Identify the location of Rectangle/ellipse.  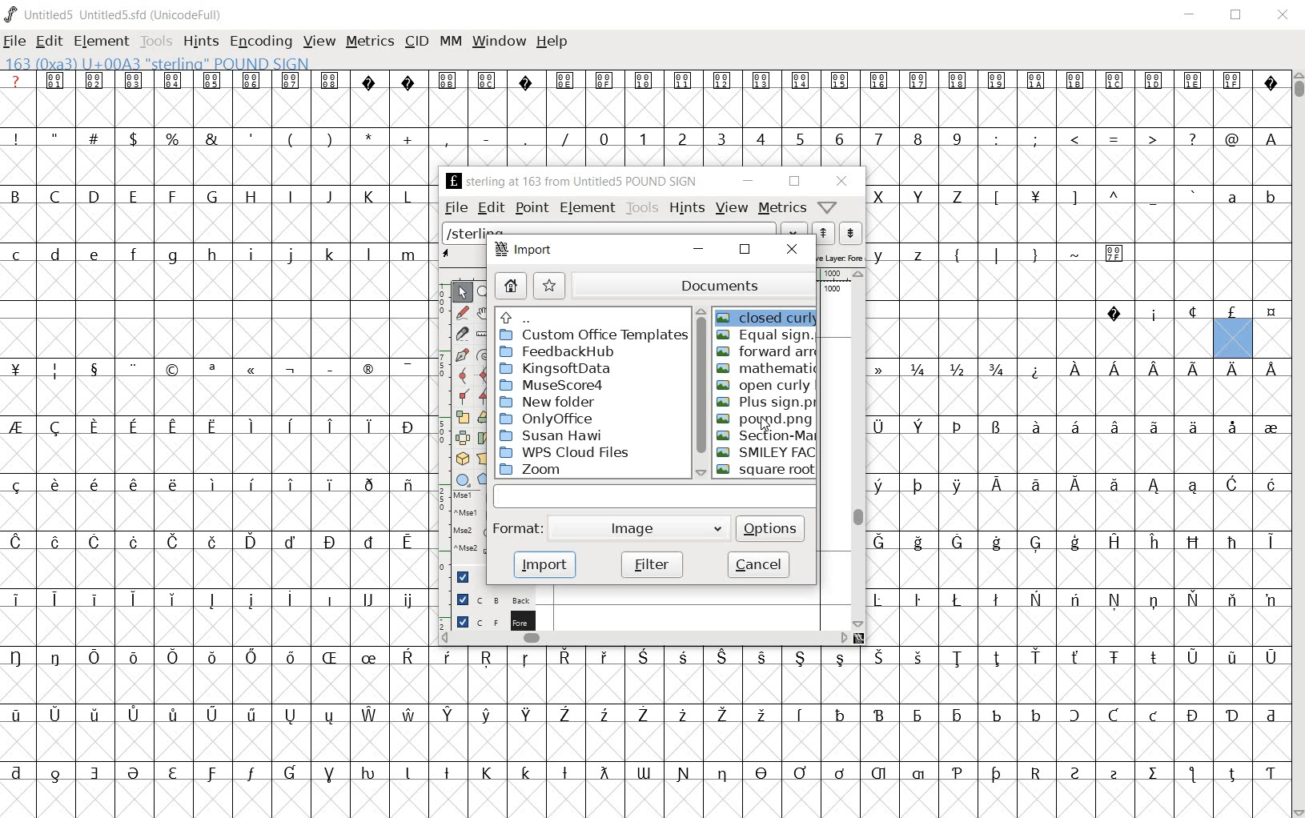
(464, 479).